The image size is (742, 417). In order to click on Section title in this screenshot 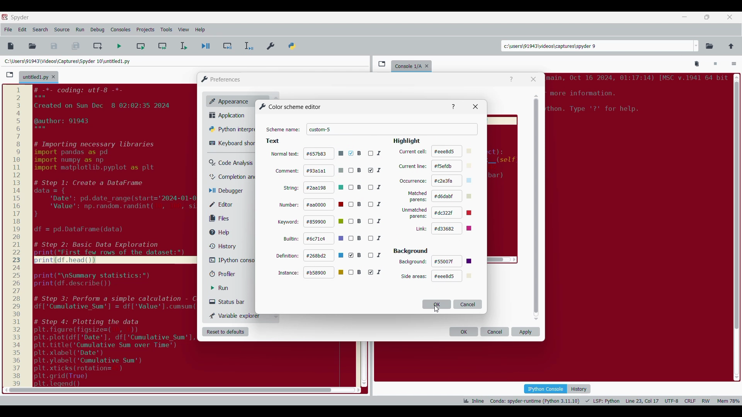, I will do `click(411, 251)`.